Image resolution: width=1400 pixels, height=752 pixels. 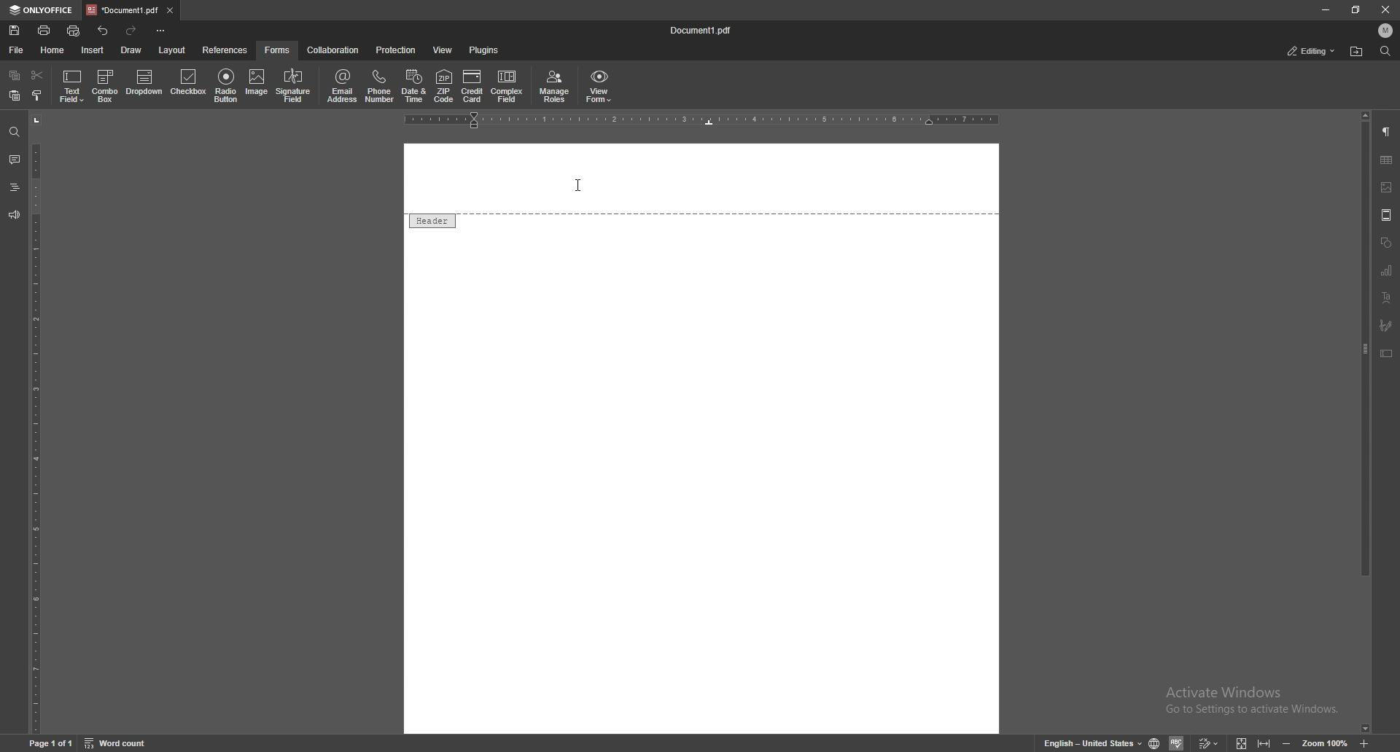 I want to click on collaboration, so click(x=333, y=50).